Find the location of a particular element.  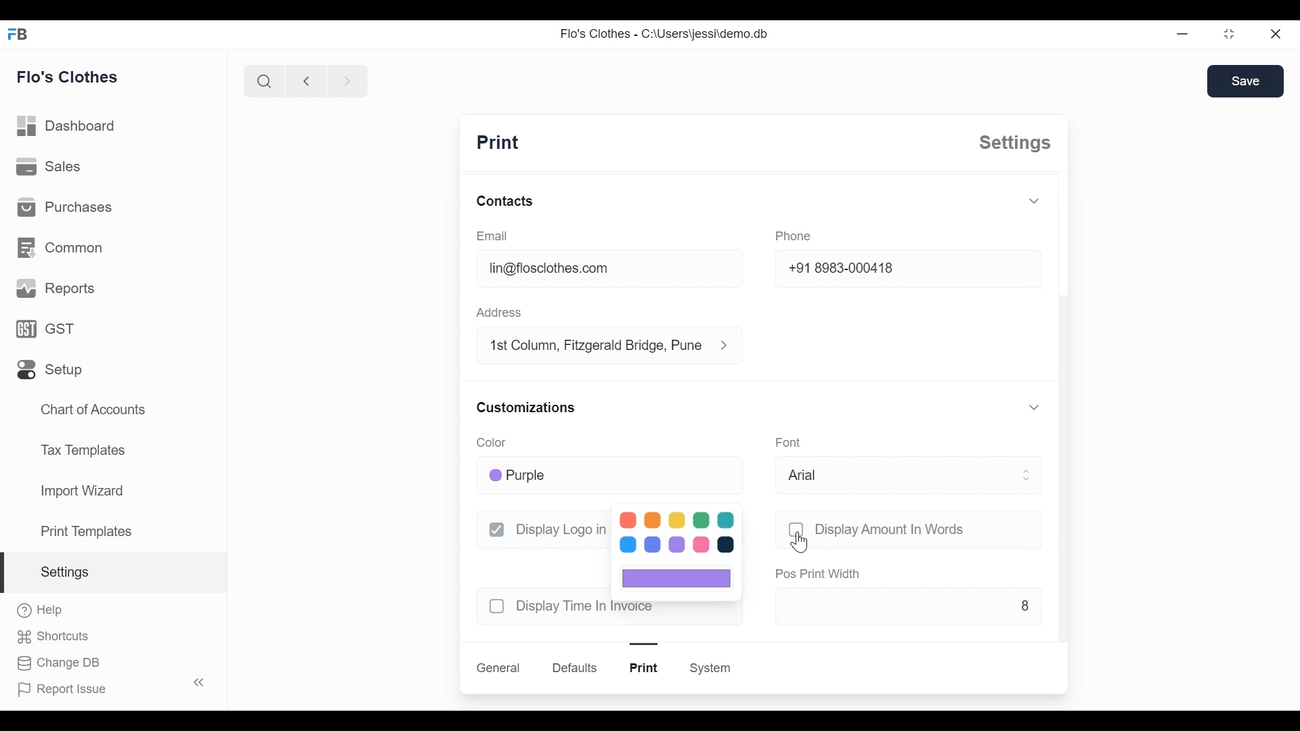

toggle between form and full width is located at coordinates (1230, 34).